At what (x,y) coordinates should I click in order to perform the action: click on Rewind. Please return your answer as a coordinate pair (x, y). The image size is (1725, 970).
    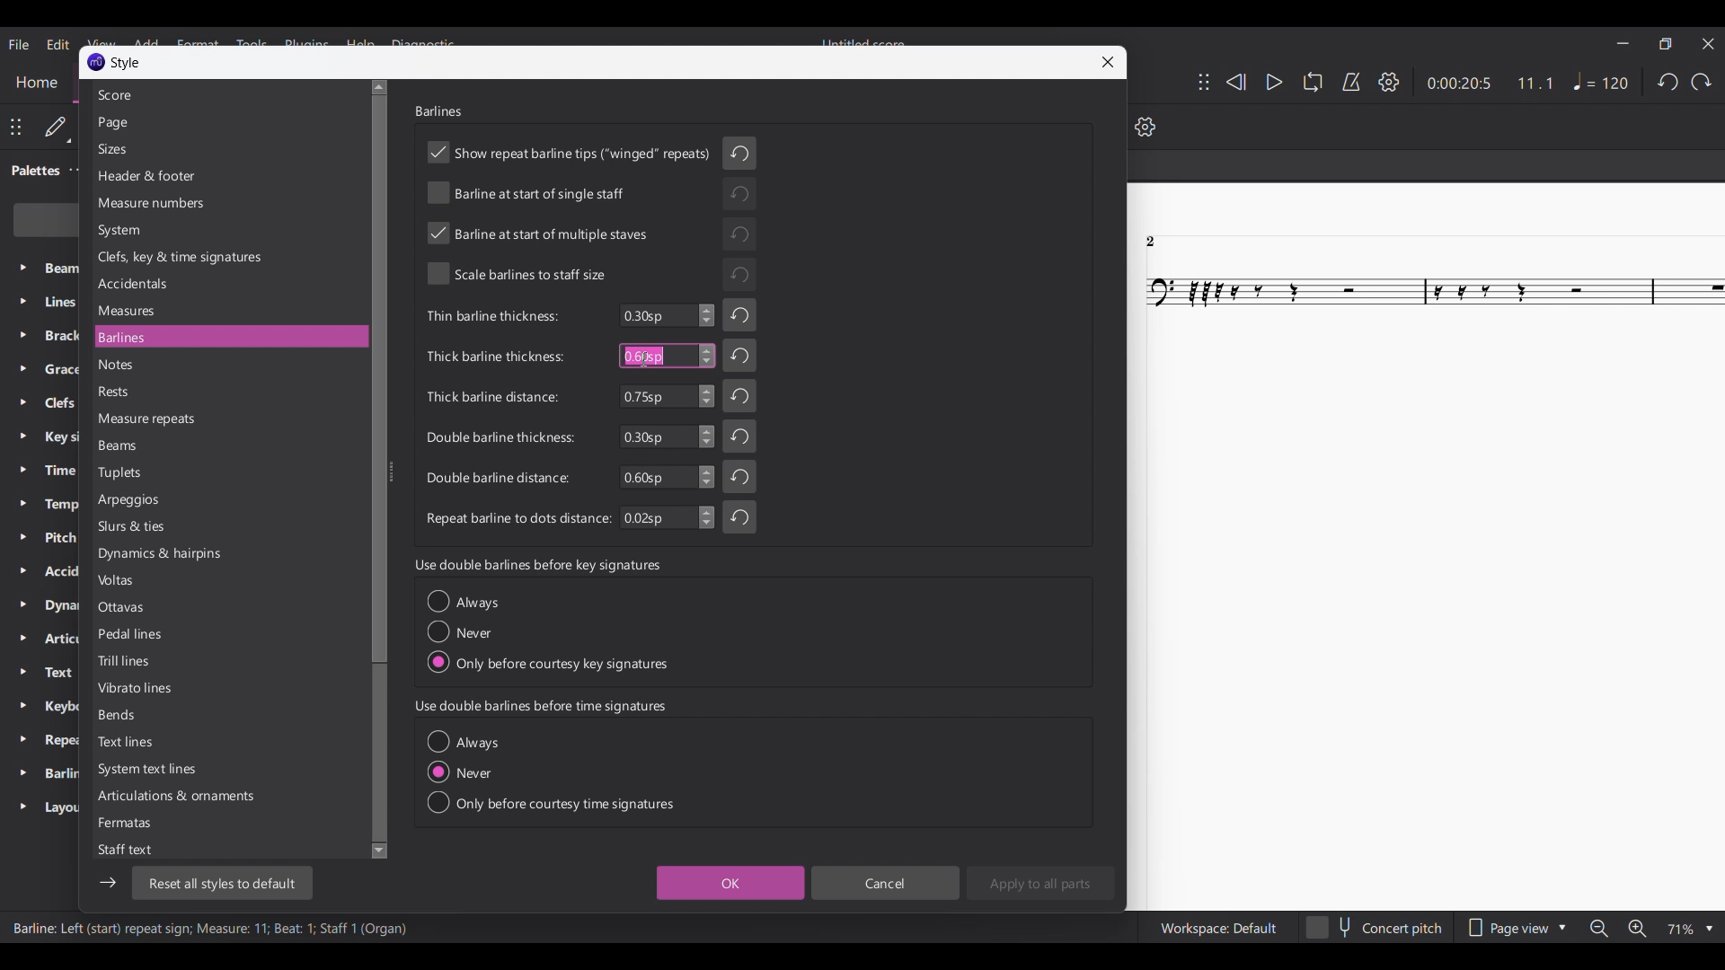
    Looking at the image, I should click on (1236, 82).